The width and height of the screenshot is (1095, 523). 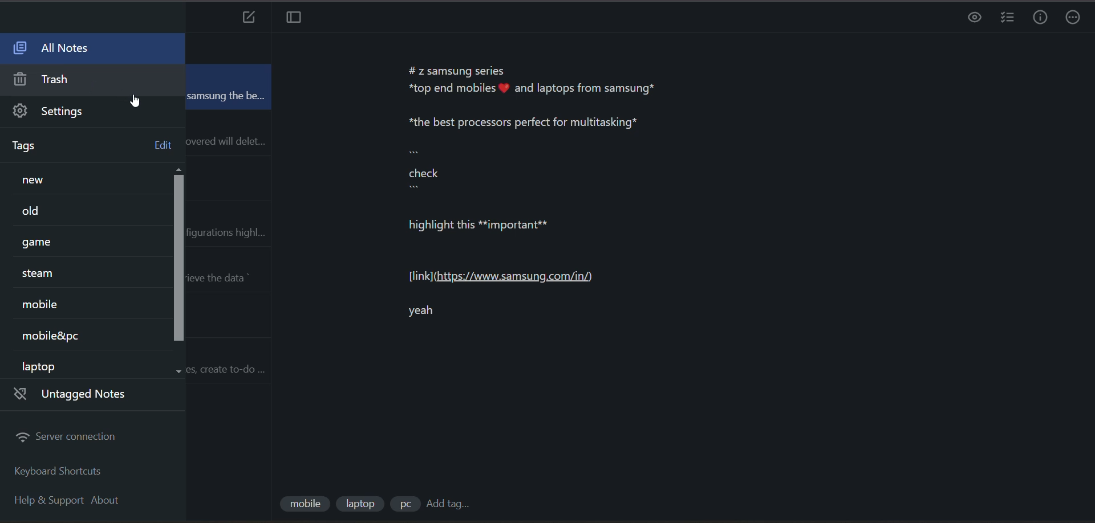 What do you see at coordinates (536, 190) in the screenshot?
I see `# z samsung series

*top end mobiles # and laptops from samsung*
*the best processors perfect for multitasking*
check

highlight this **important**

[link] (https://www.samsung.com/in/)

yeah` at bounding box center [536, 190].